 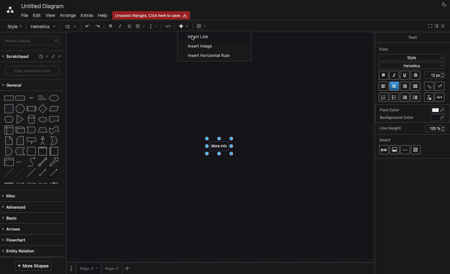 I want to click on step, so click(x=31, y=130).